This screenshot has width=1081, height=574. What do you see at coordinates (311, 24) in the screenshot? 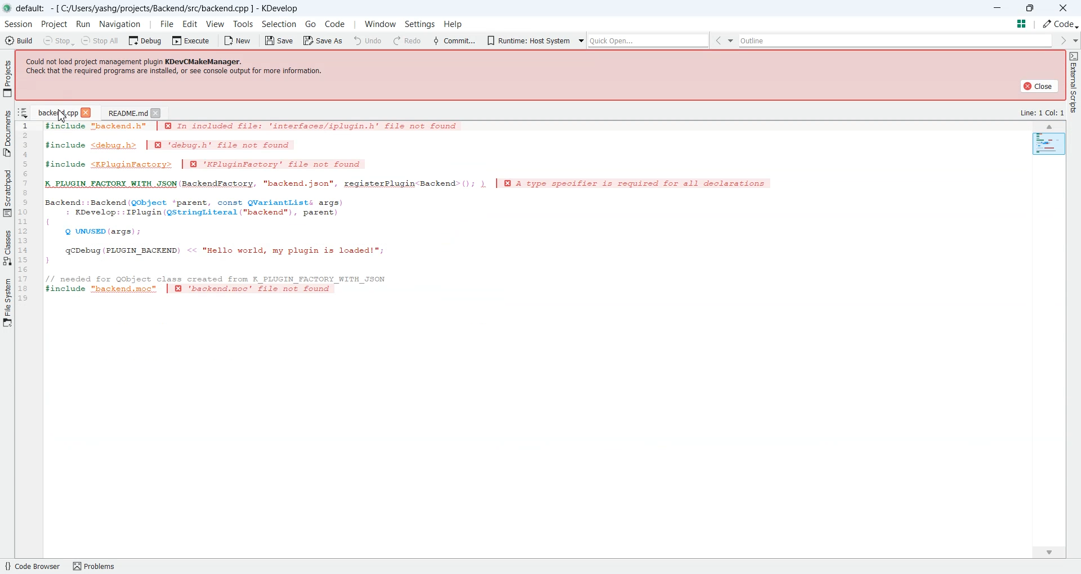
I see `go` at bounding box center [311, 24].